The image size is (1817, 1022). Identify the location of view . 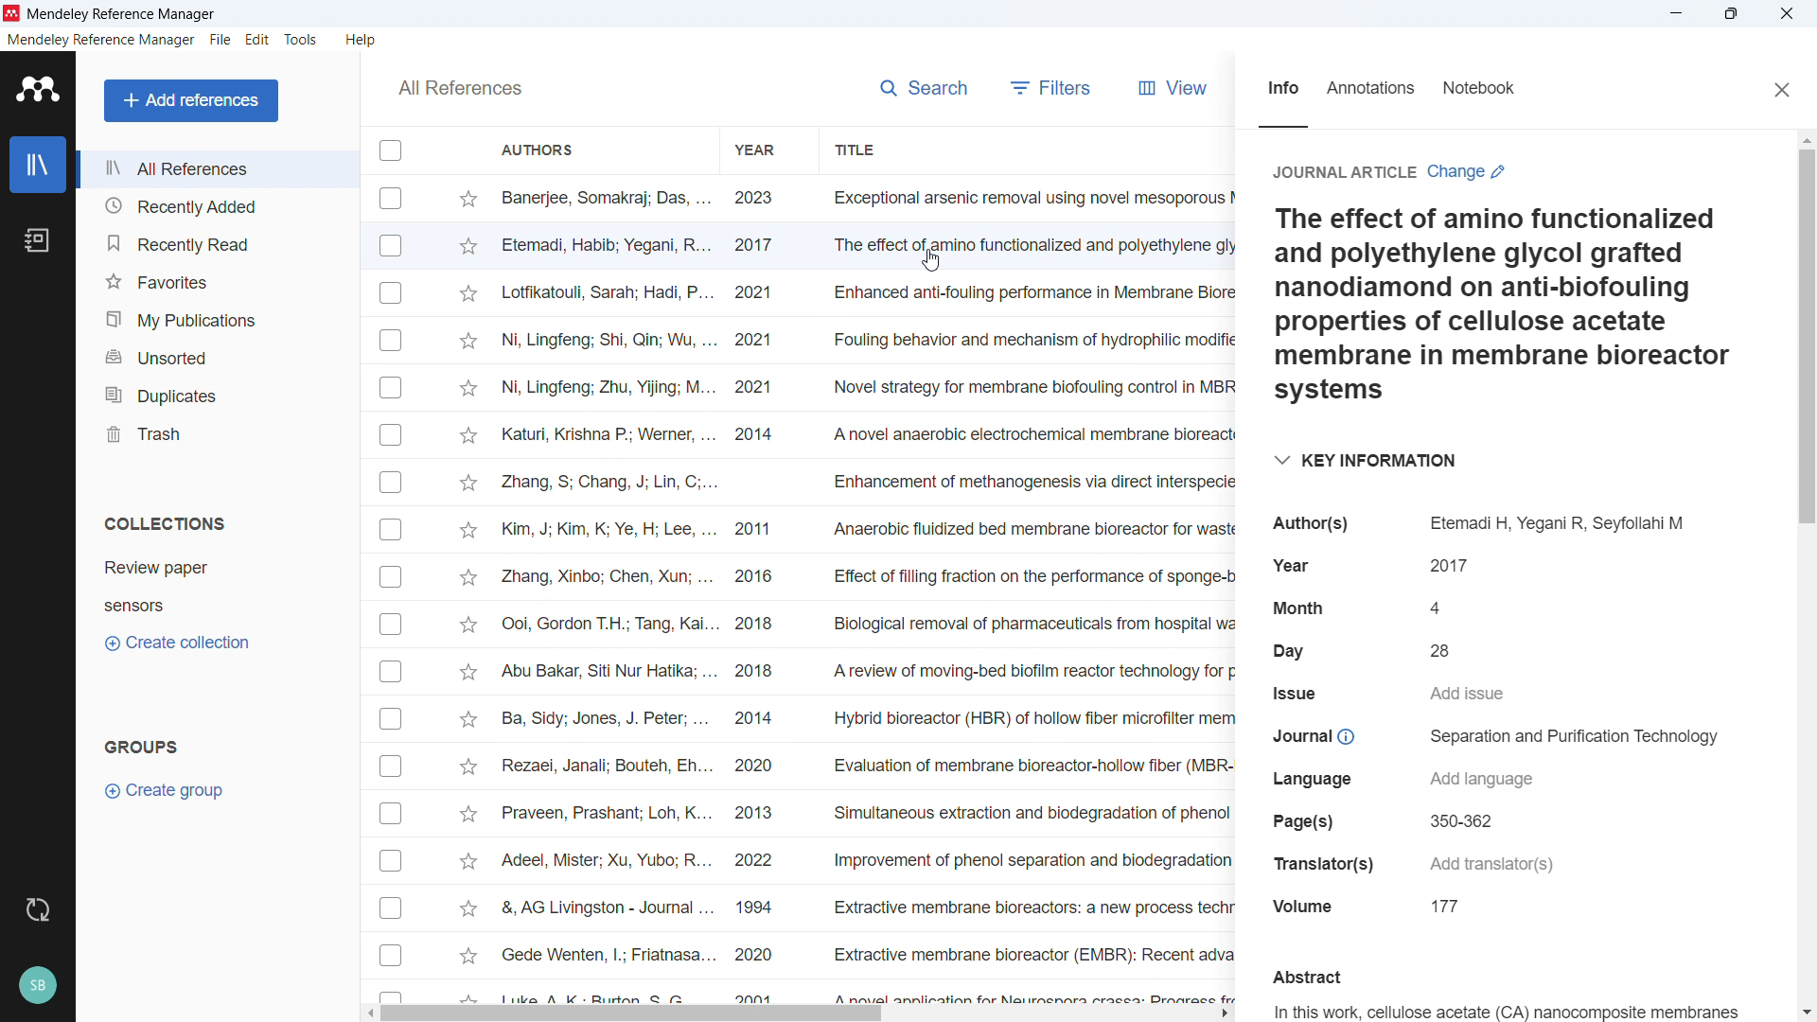
(1171, 87).